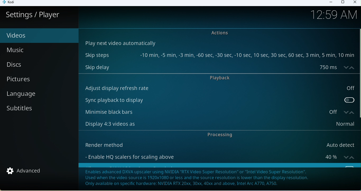 This screenshot has width=361, height=191. I want to click on Kodi icon, so click(11, 3).